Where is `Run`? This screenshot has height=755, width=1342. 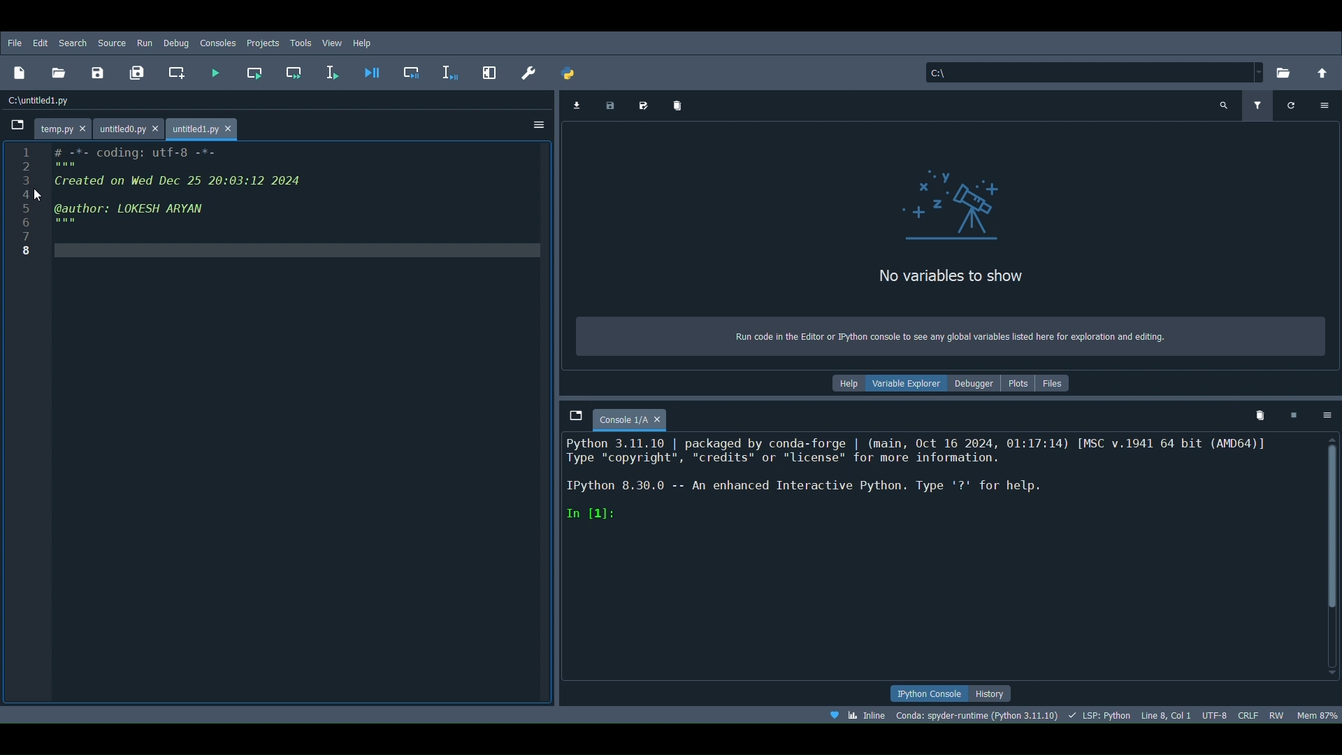
Run is located at coordinates (143, 41).